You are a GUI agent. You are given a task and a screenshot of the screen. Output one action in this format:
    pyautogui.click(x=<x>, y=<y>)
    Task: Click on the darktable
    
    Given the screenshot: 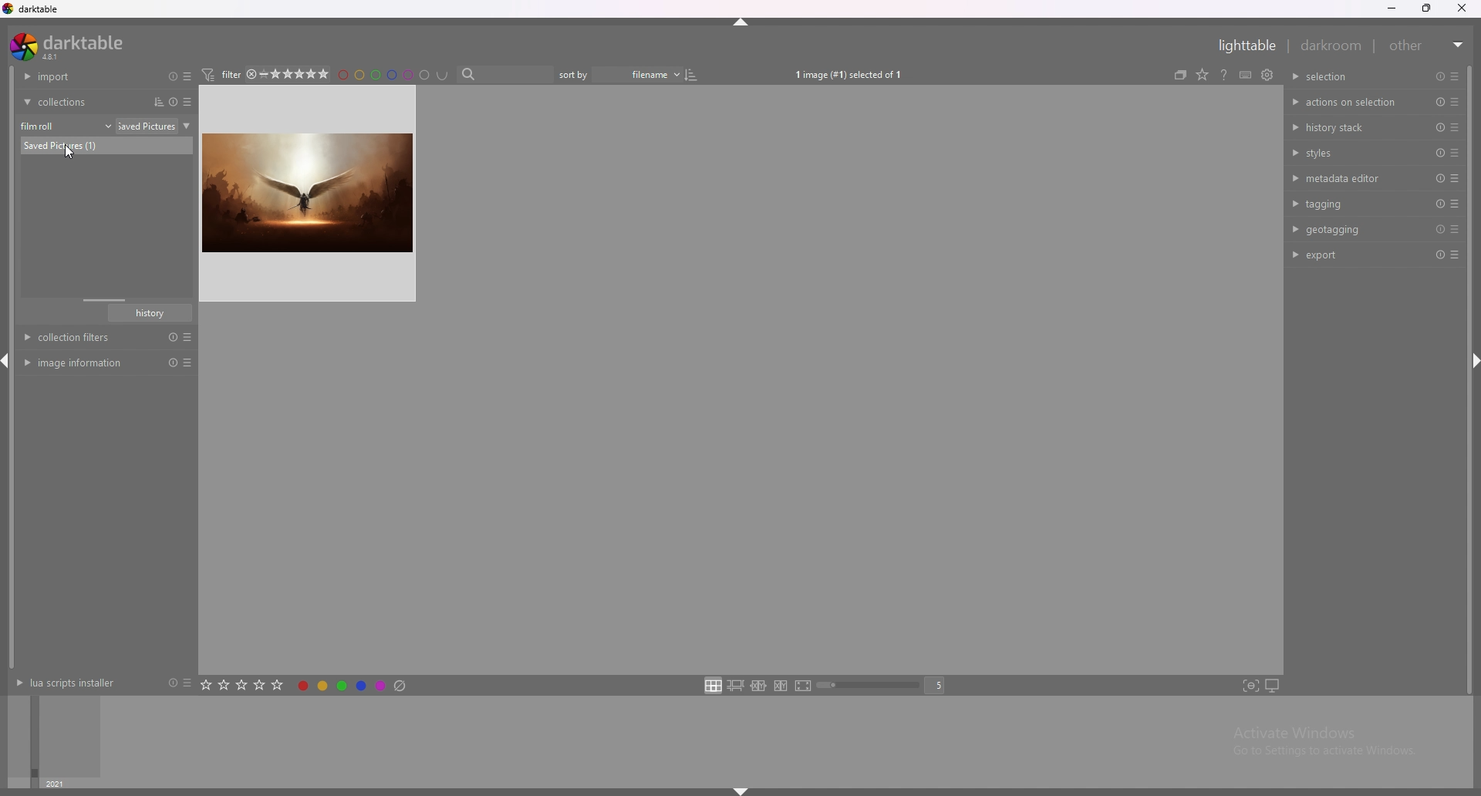 What is the action you would take?
    pyautogui.click(x=32, y=8)
    